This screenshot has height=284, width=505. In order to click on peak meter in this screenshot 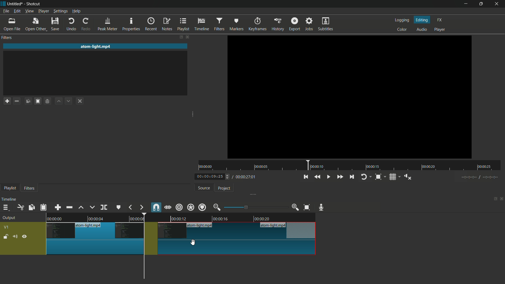, I will do `click(108, 24)`.